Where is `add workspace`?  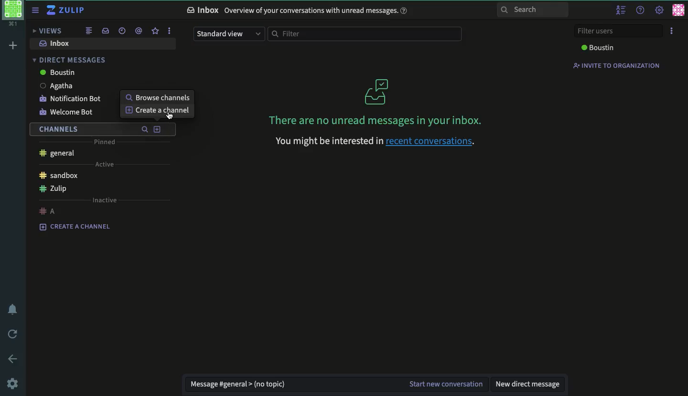 add workspace is located at coordinates (13, 46).